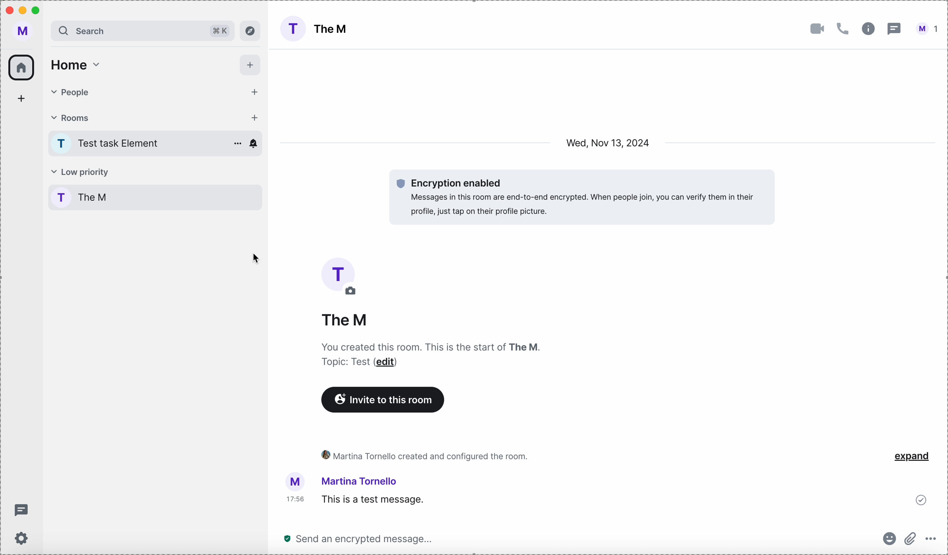 The height and width of the screenshot is (555, 948). I want to click on short cut, so click(218, 32).